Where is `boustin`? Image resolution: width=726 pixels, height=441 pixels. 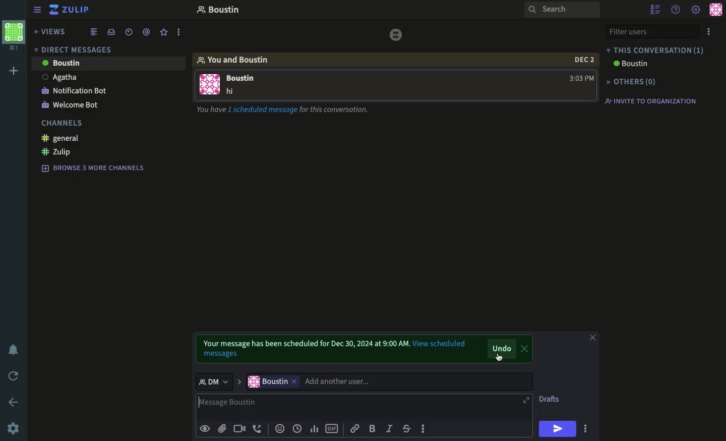
boustin is located at coordinates (267, 382).